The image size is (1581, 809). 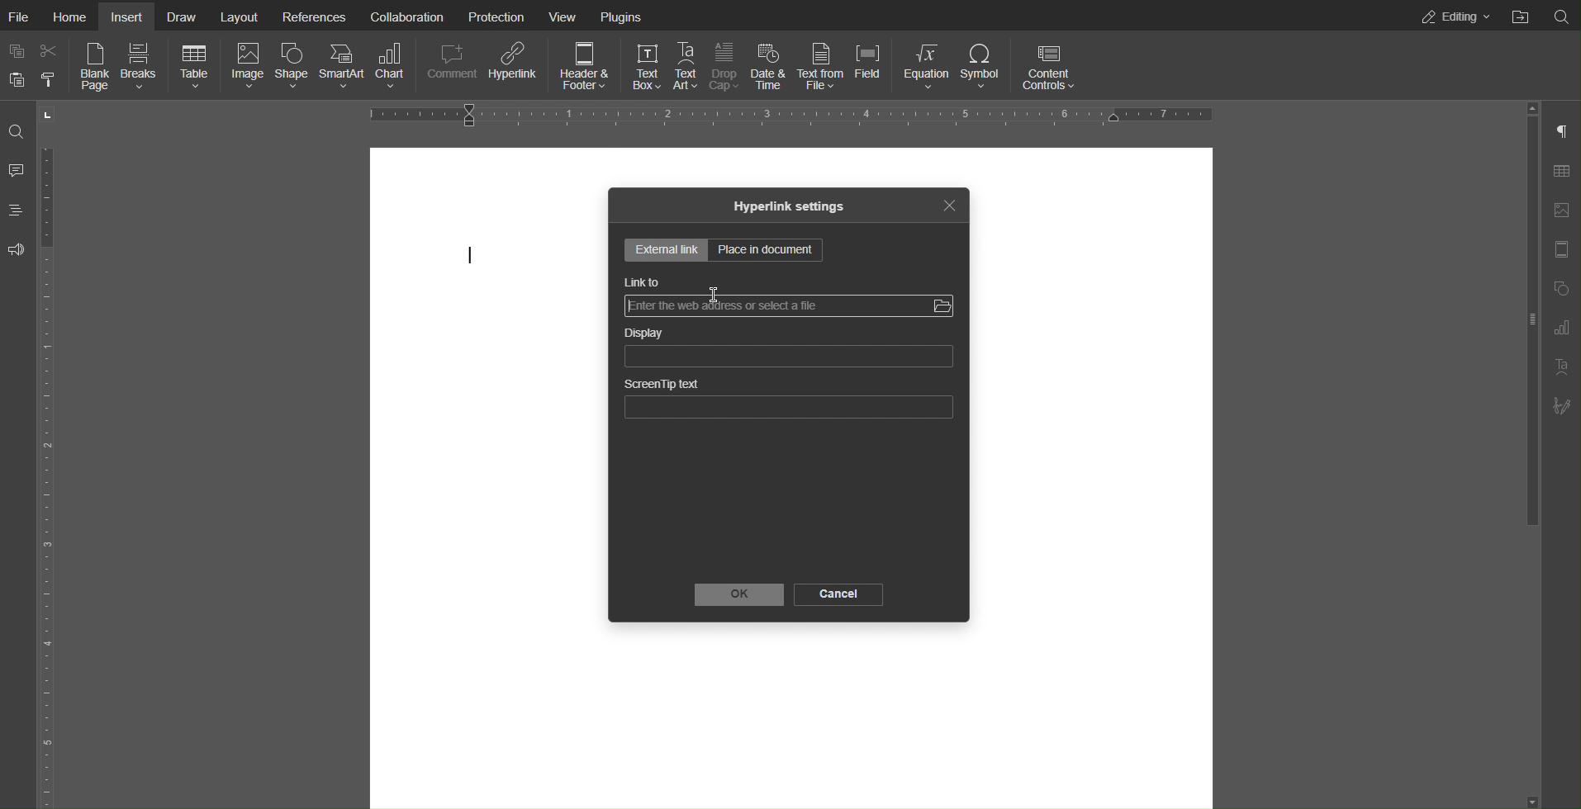 What do you see at coordinates (1558, 369) in the screenshot?
I see `Text Art` at bounding box center [1558, 369].